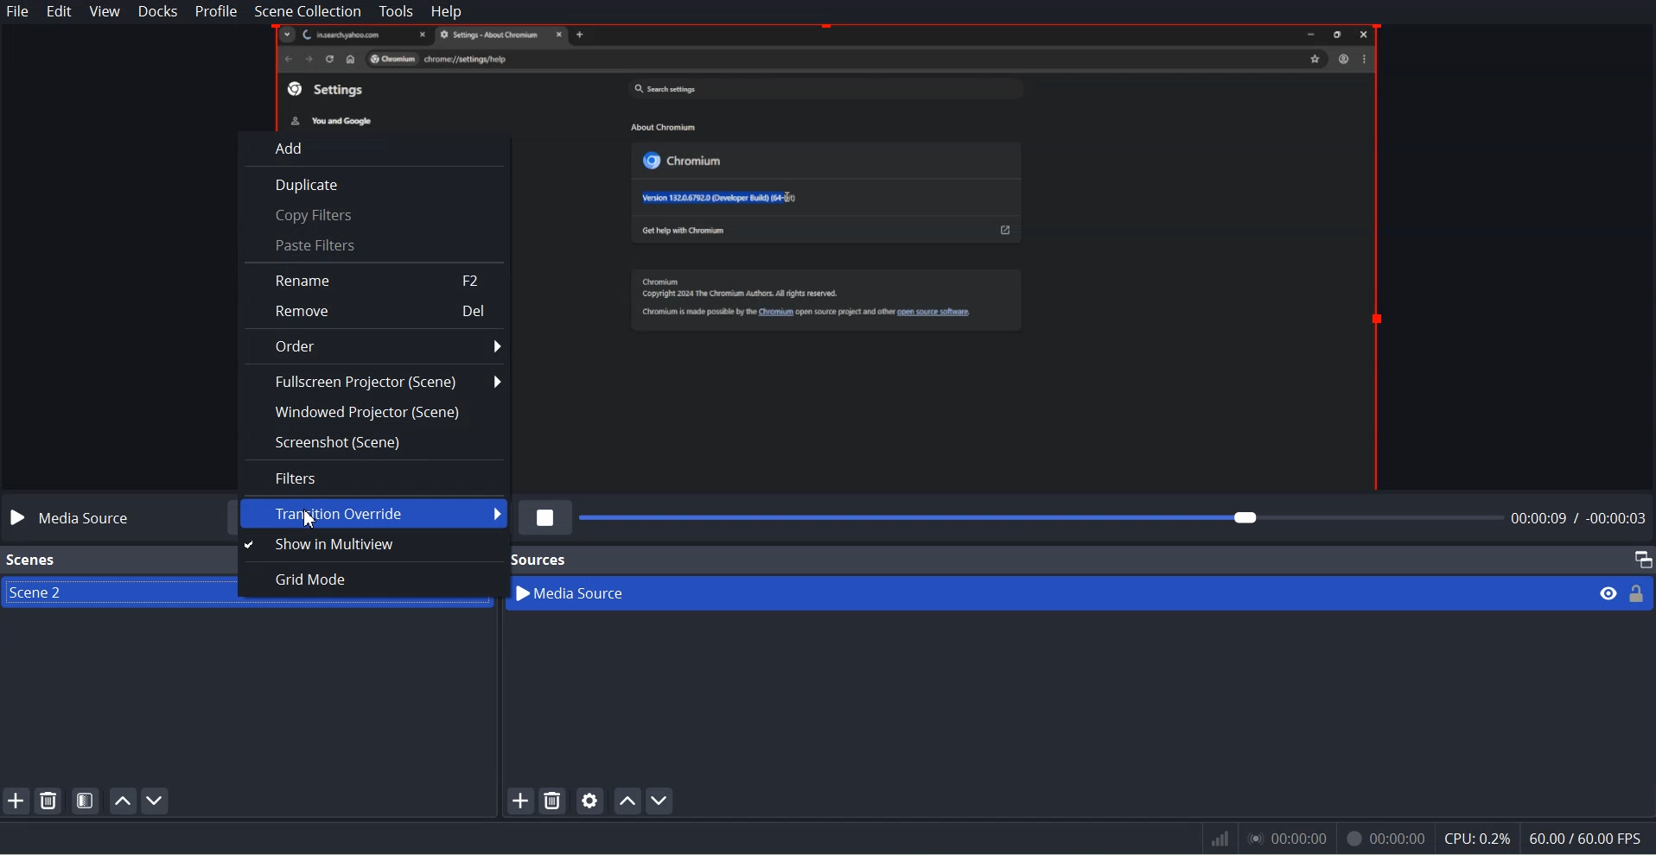 The image size is (1656, 855). What do you see at coordinates (307, 11) in the screenshot?
I see `Scene Collection` at bounding box center [307, 11].